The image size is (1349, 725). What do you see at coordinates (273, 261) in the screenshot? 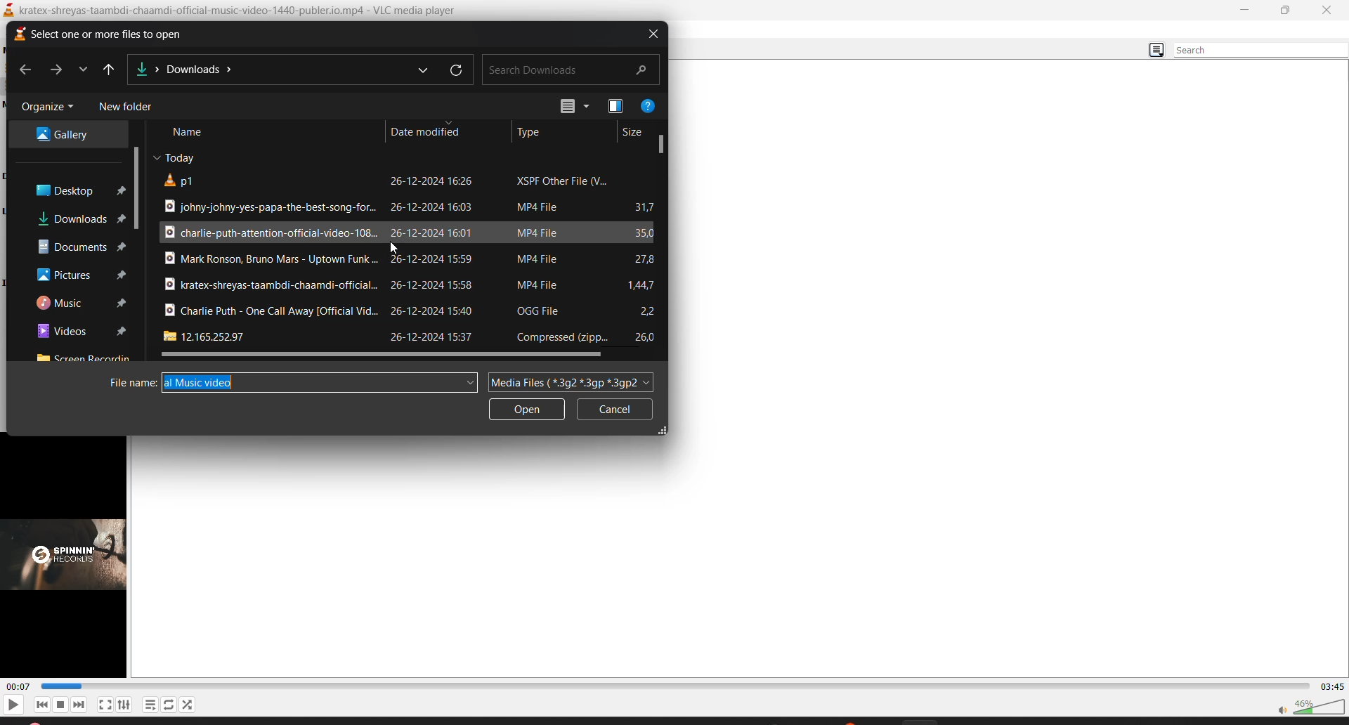
I see `file title` at bounding box center [273, 261].